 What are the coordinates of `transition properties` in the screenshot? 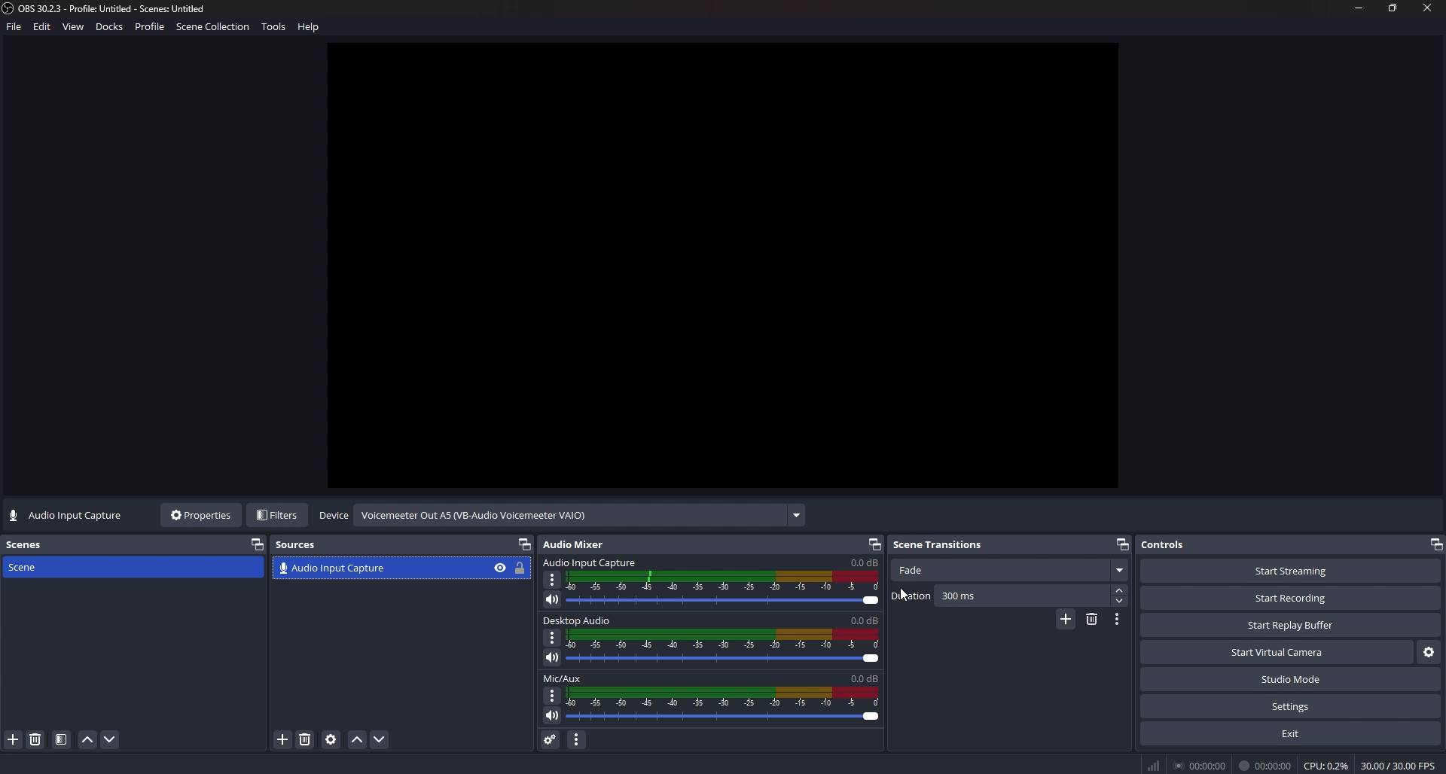 It's located at (1118, 619).